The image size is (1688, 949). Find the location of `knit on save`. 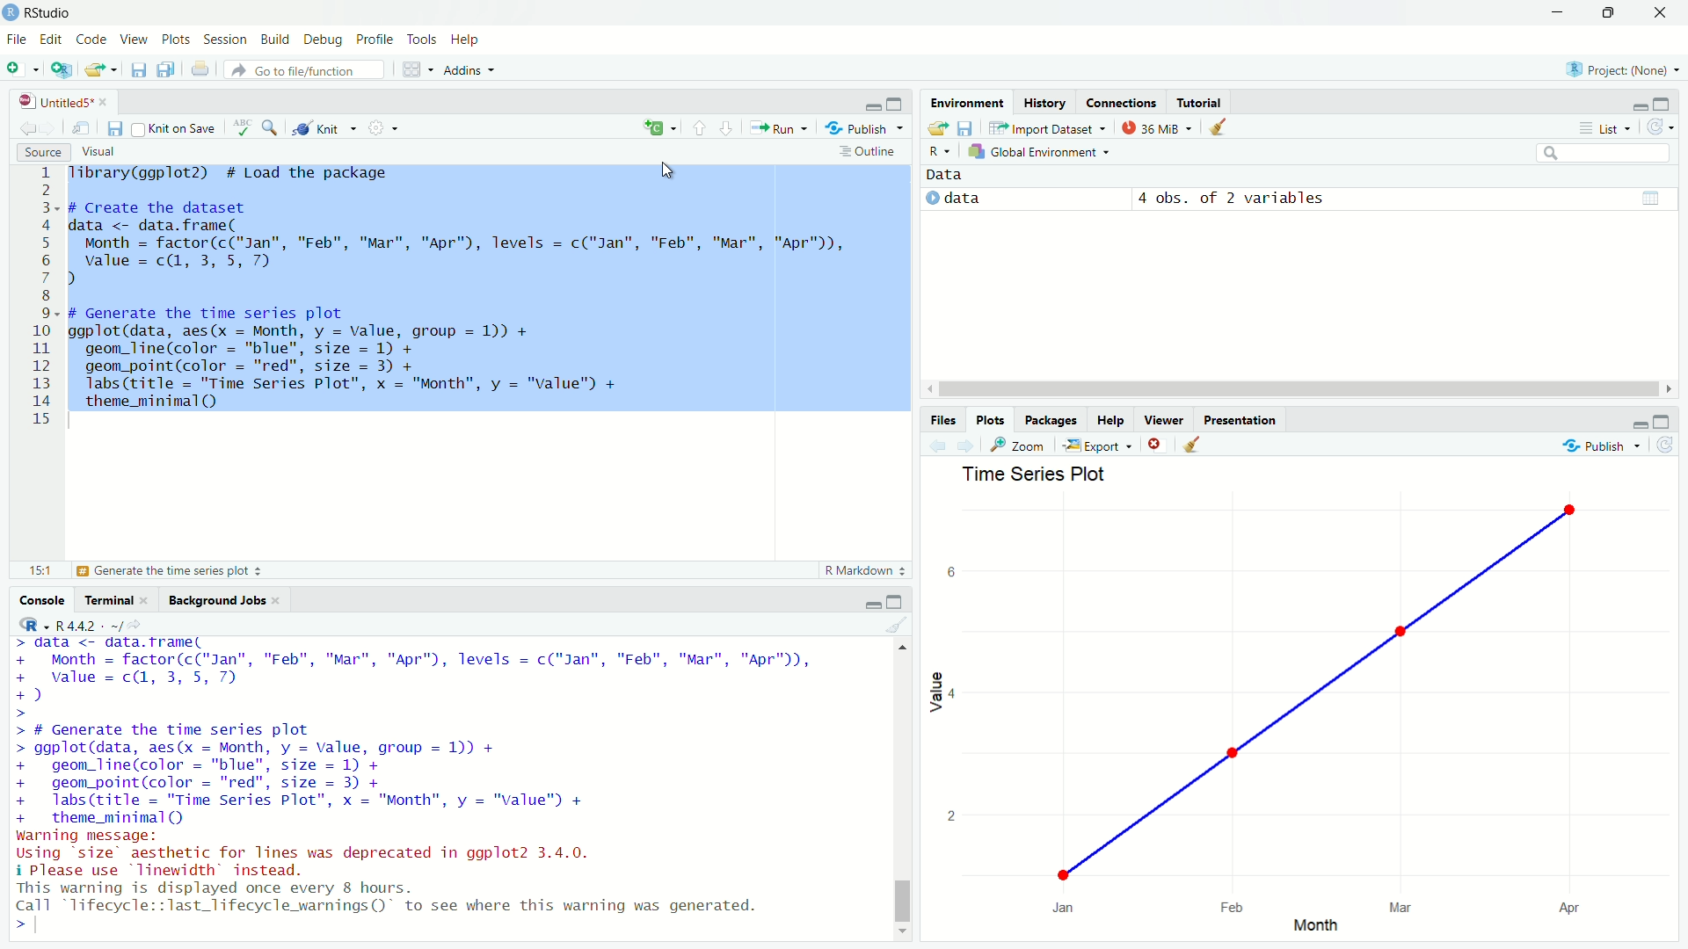

knit on save is located at coordinates (174, 128).